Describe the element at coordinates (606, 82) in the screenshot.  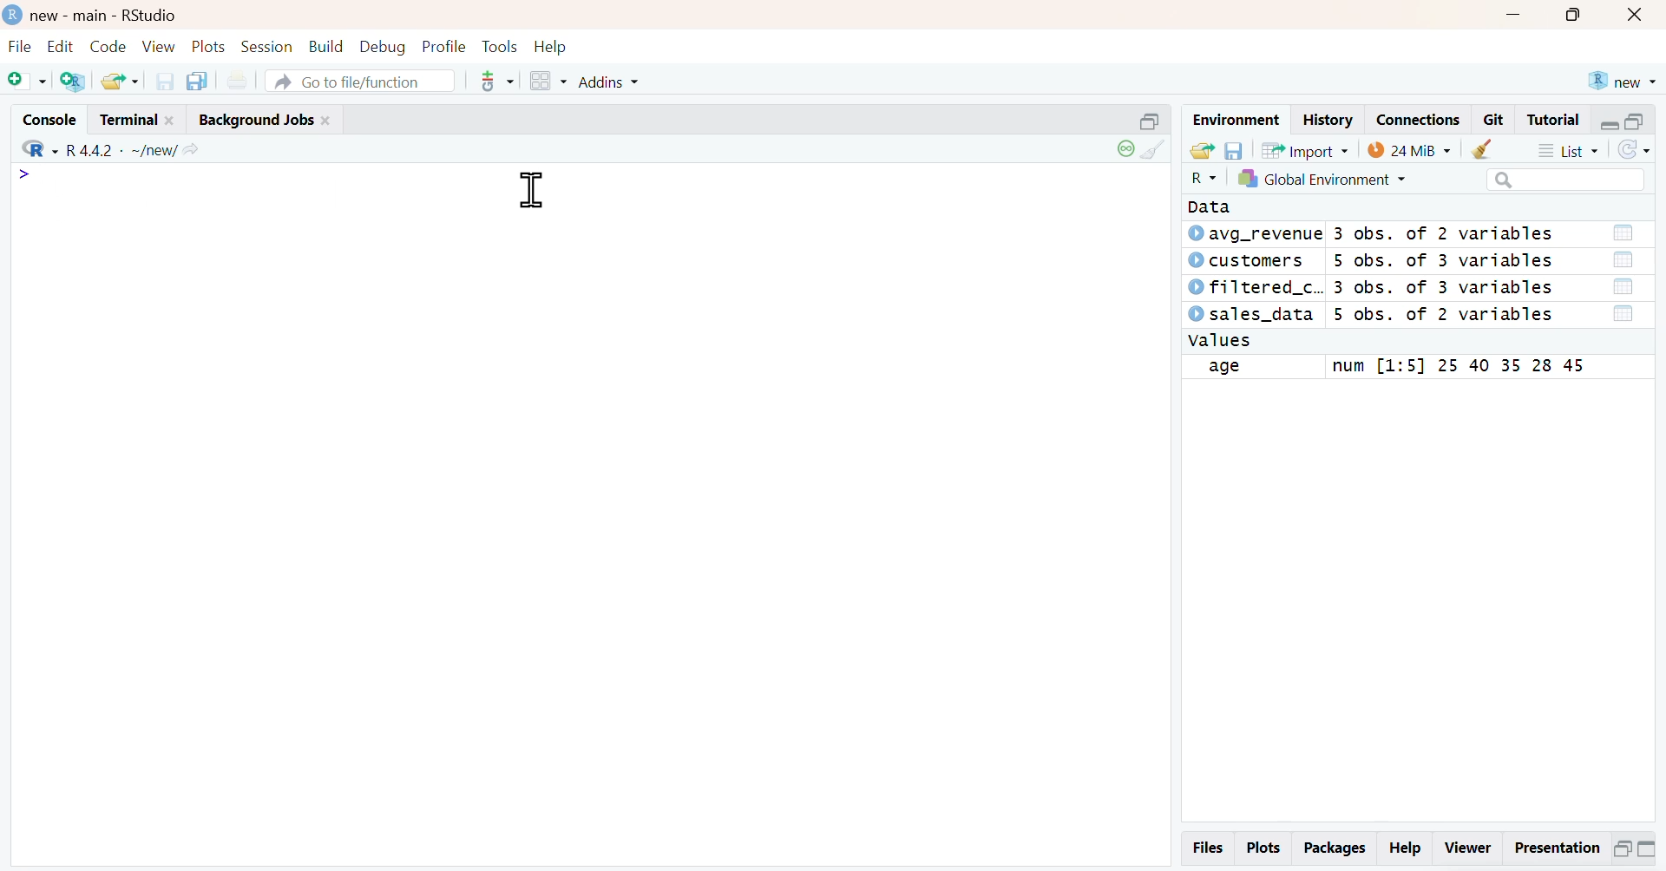
I see `Addins` at that location.